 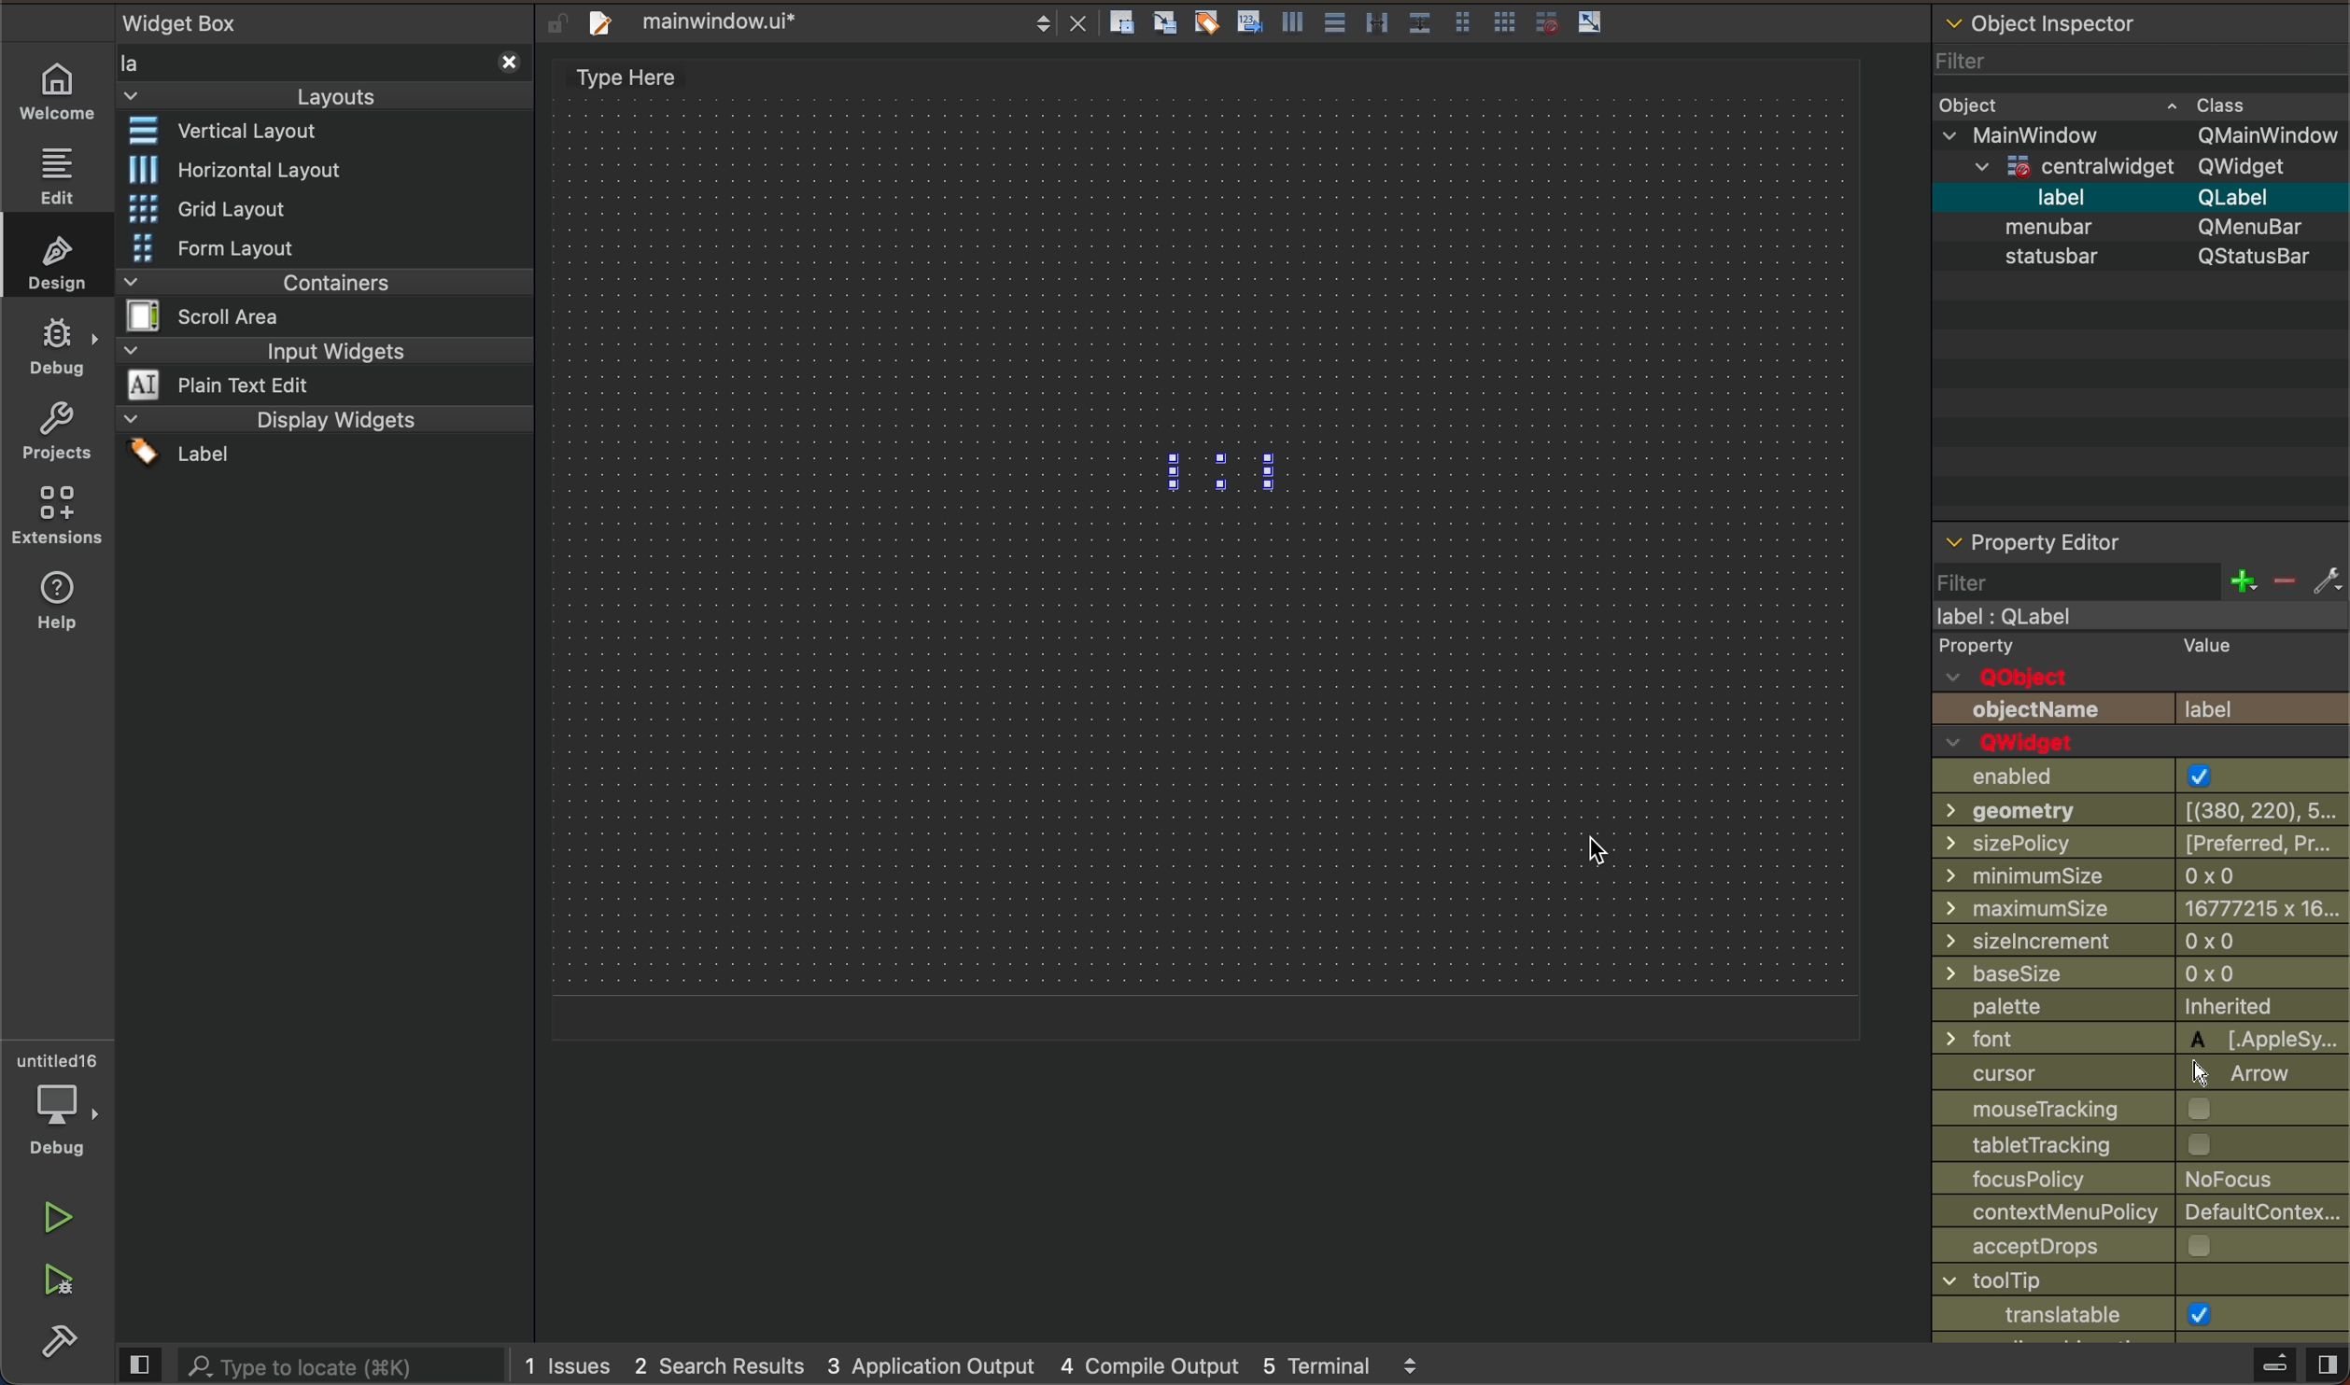 I want to click on , so click(x=2140, y=974).